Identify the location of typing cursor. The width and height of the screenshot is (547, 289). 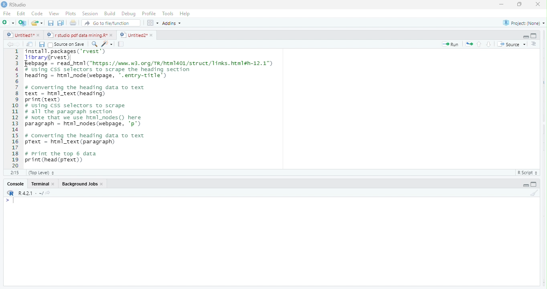
(71, 58).